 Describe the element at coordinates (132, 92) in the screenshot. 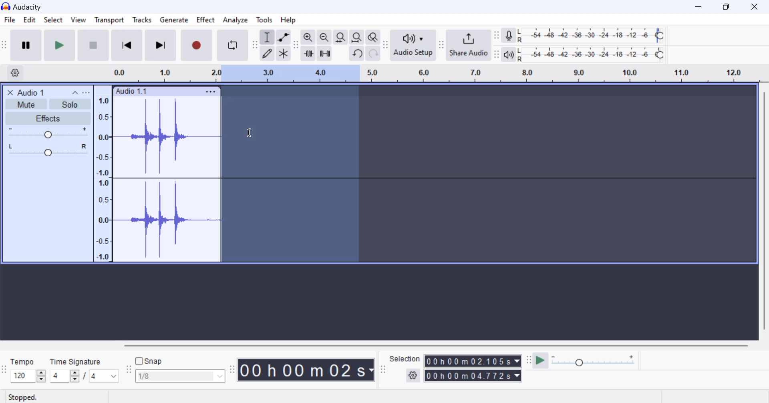

I see `Clip Label` at that location.